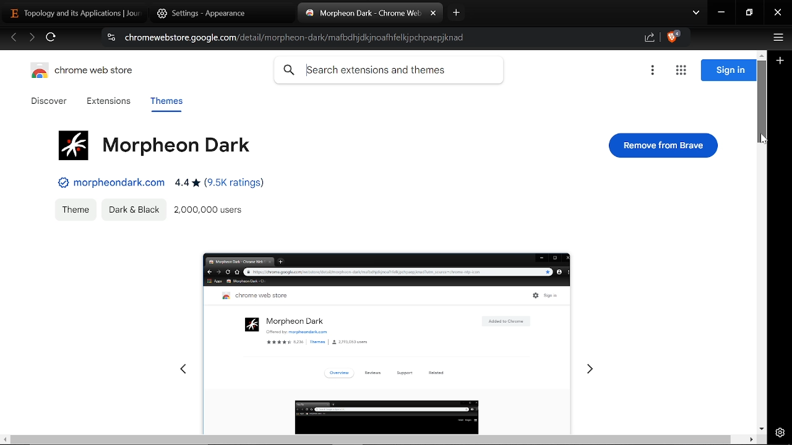 The height and width of the screenshot is (445, 792). I want to click on Themes, so click(166, 103).